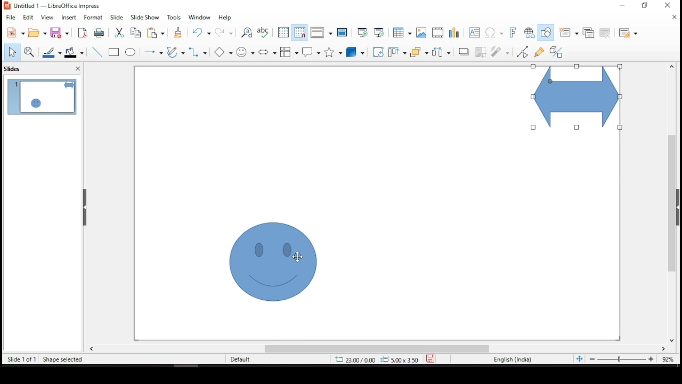  Describe the element at coordinates (481, 51) in the screenshot. I see `crop image` at that location.